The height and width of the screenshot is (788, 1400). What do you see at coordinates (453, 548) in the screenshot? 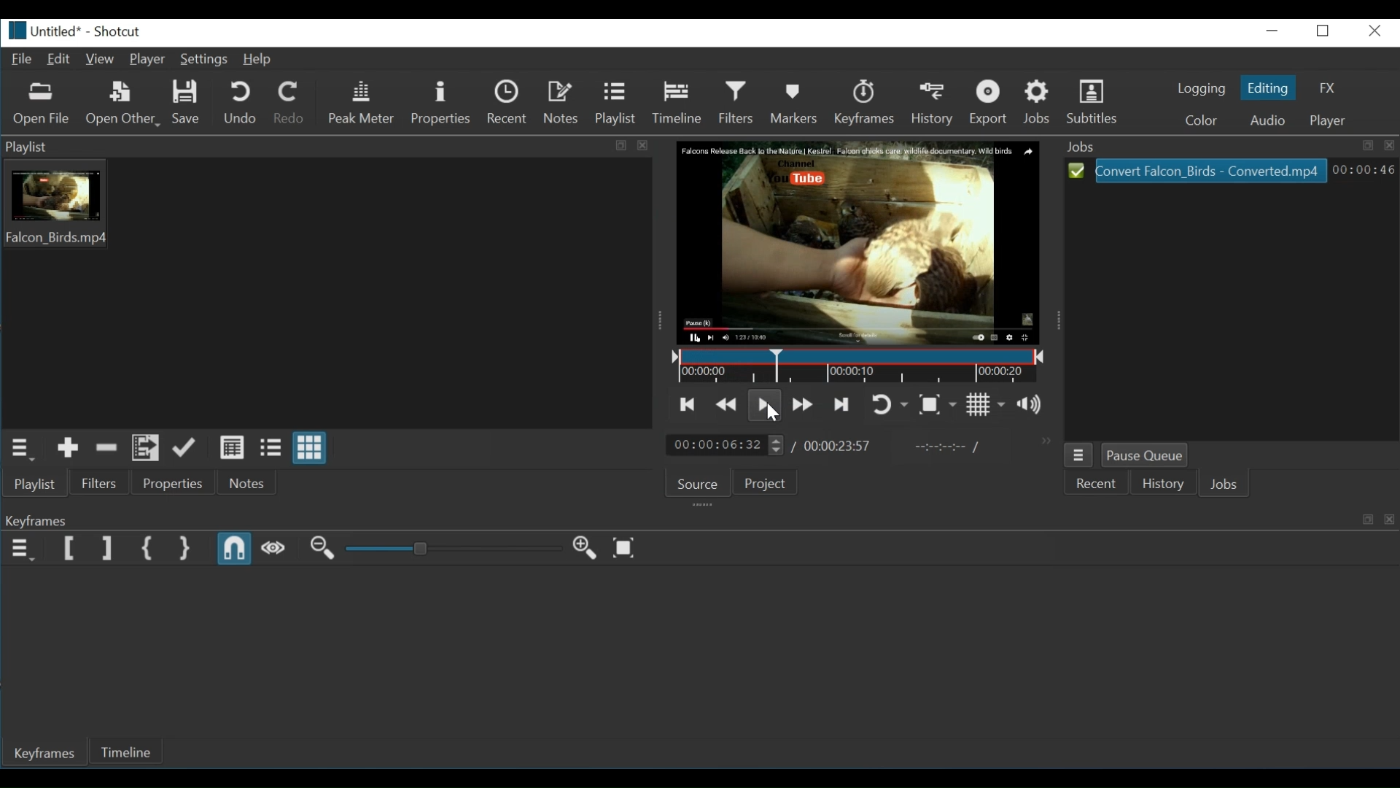
I see `Adjust Zoom keyframe ` at bounding box center [453, 548].